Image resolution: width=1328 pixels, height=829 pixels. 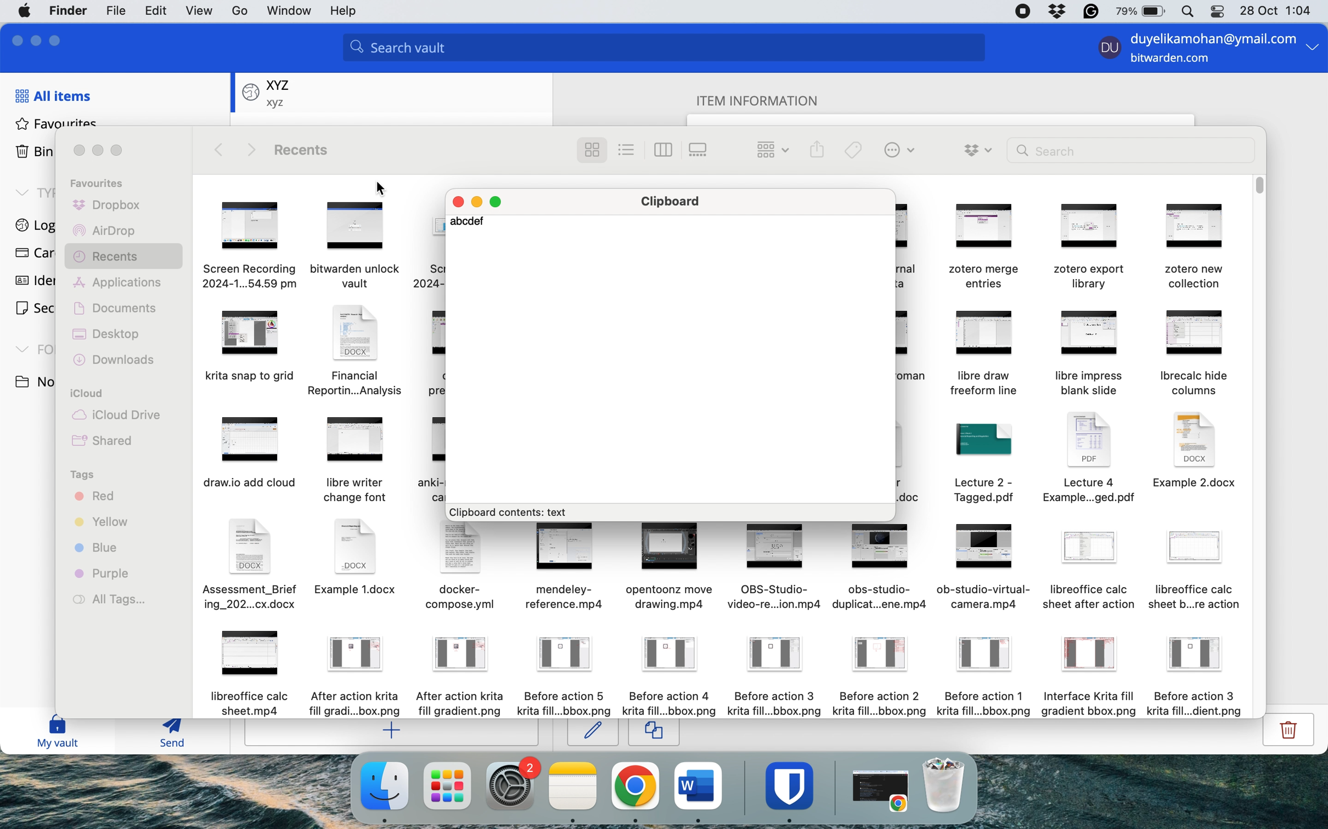 I want to click on bitwarden.com, so click(x=1174, y=60).